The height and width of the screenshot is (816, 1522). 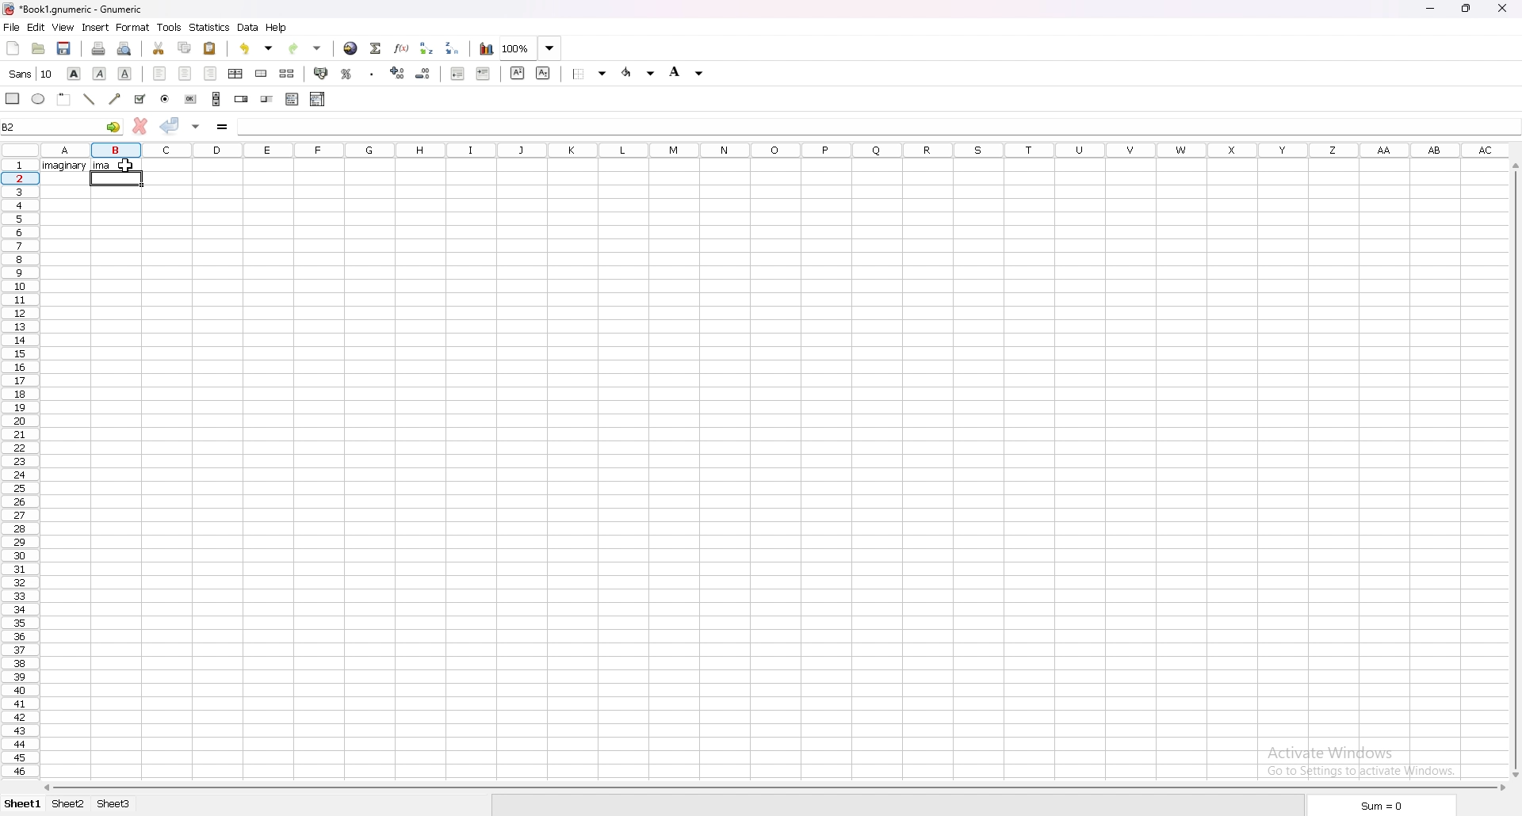 I want to click on word, so click(x=64, y=166).